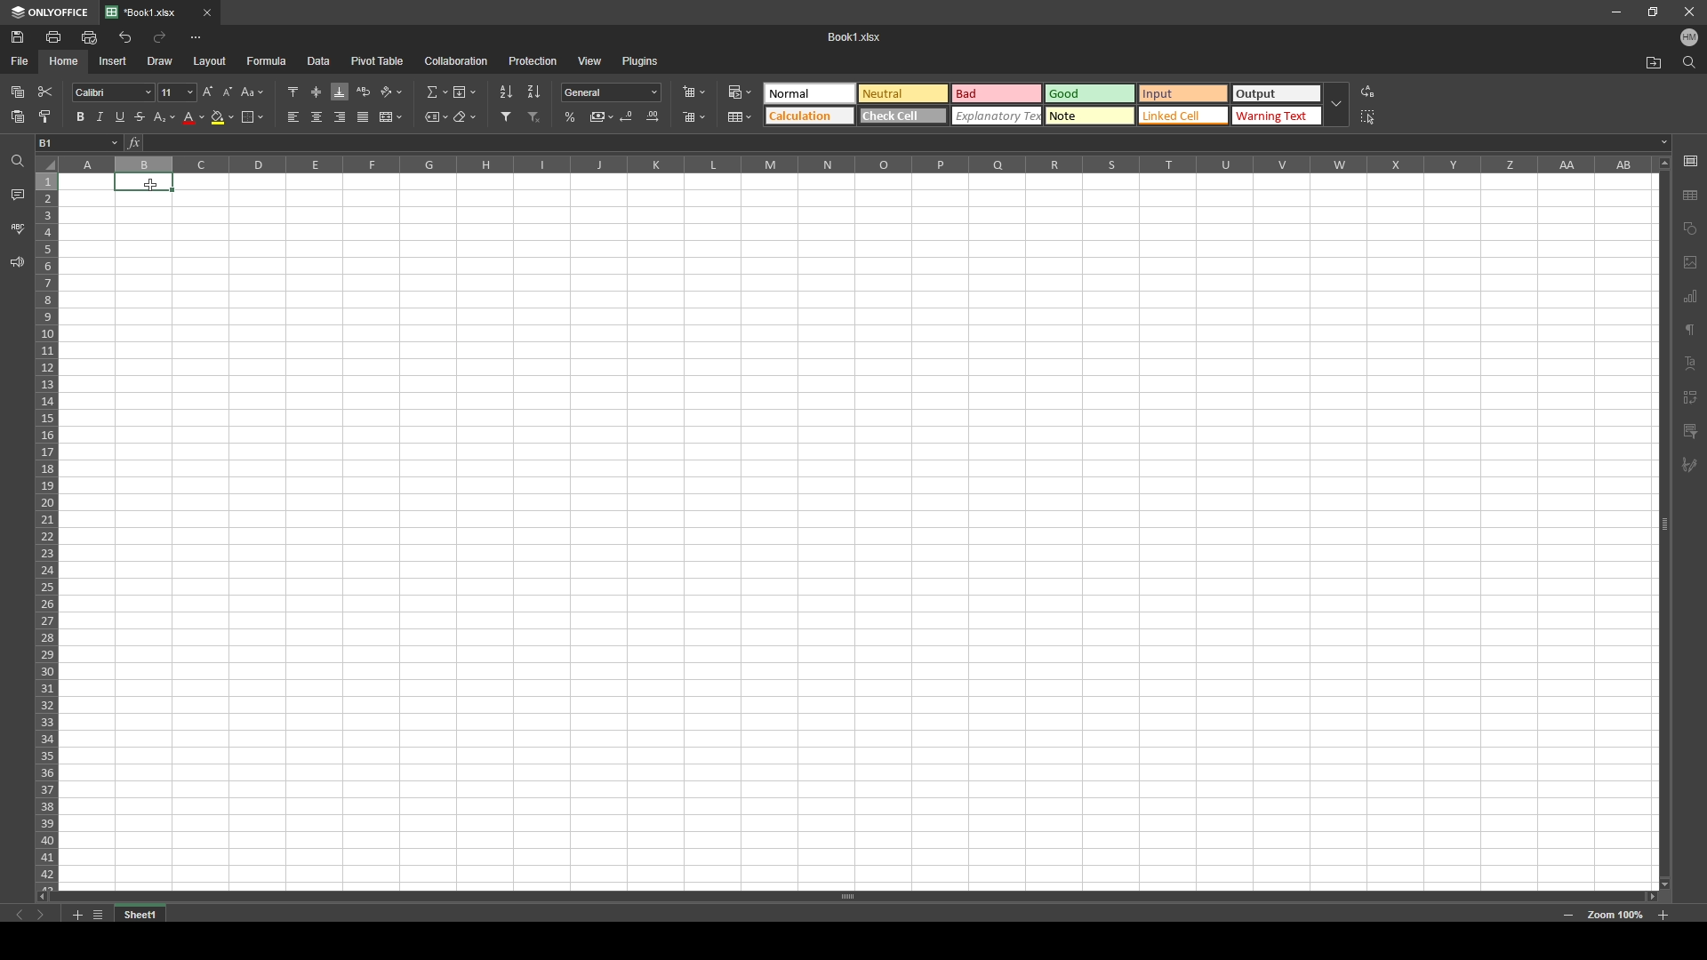  What do you see at coordinates (601, 116) in the screenshot?
I see `comma style` at bounding box center [601, 116].